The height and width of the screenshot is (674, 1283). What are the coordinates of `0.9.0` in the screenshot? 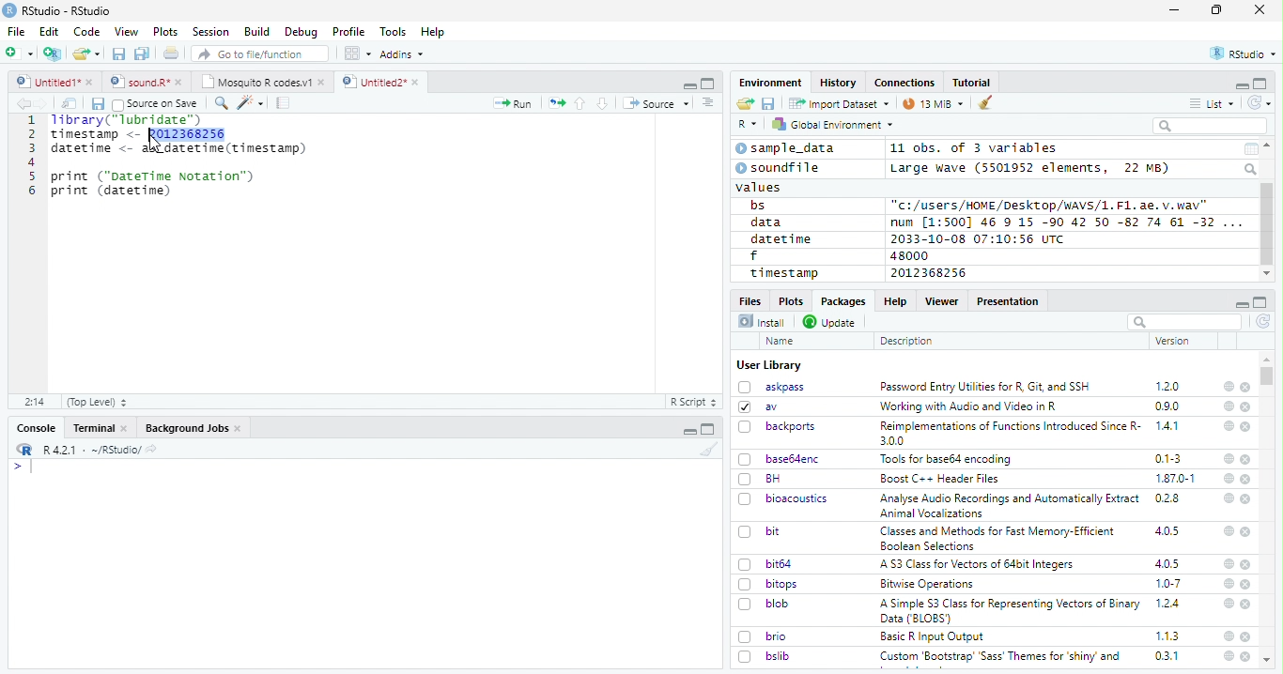 It's located at (1167, 406).